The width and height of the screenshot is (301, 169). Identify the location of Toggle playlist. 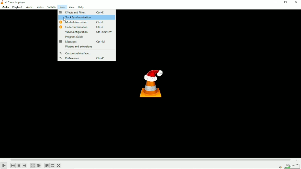
(47, 165).